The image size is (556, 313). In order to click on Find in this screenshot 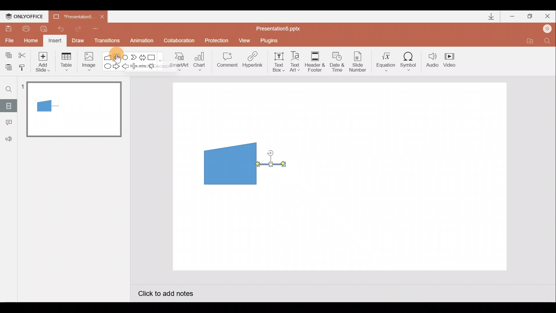, I will do `click(9, 89)`.